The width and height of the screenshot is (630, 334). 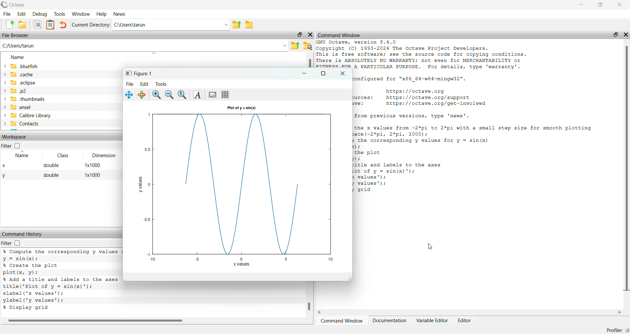 I want to click on the x values from -2¥pi to 2*pi with a small step size for smooth plotting
ace (-2%*pi, 2%*pi, 1000);, so click(x=472, y=131).